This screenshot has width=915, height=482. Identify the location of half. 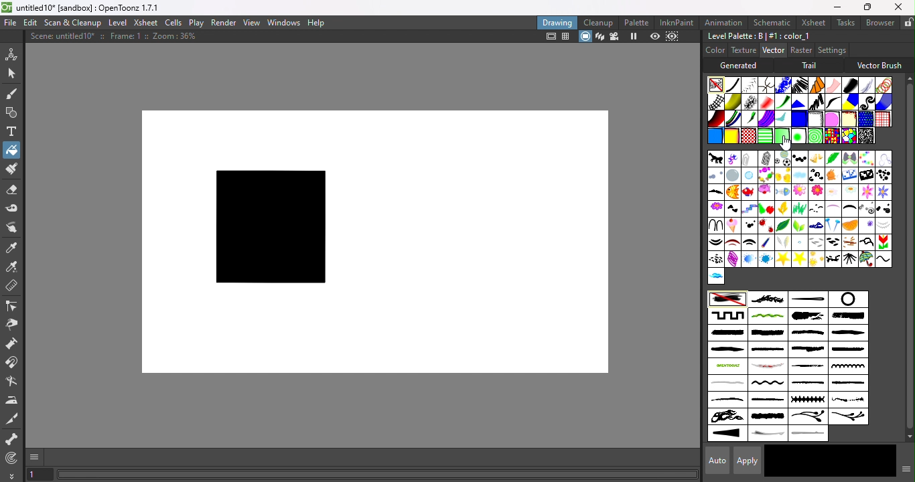
(832, 209).